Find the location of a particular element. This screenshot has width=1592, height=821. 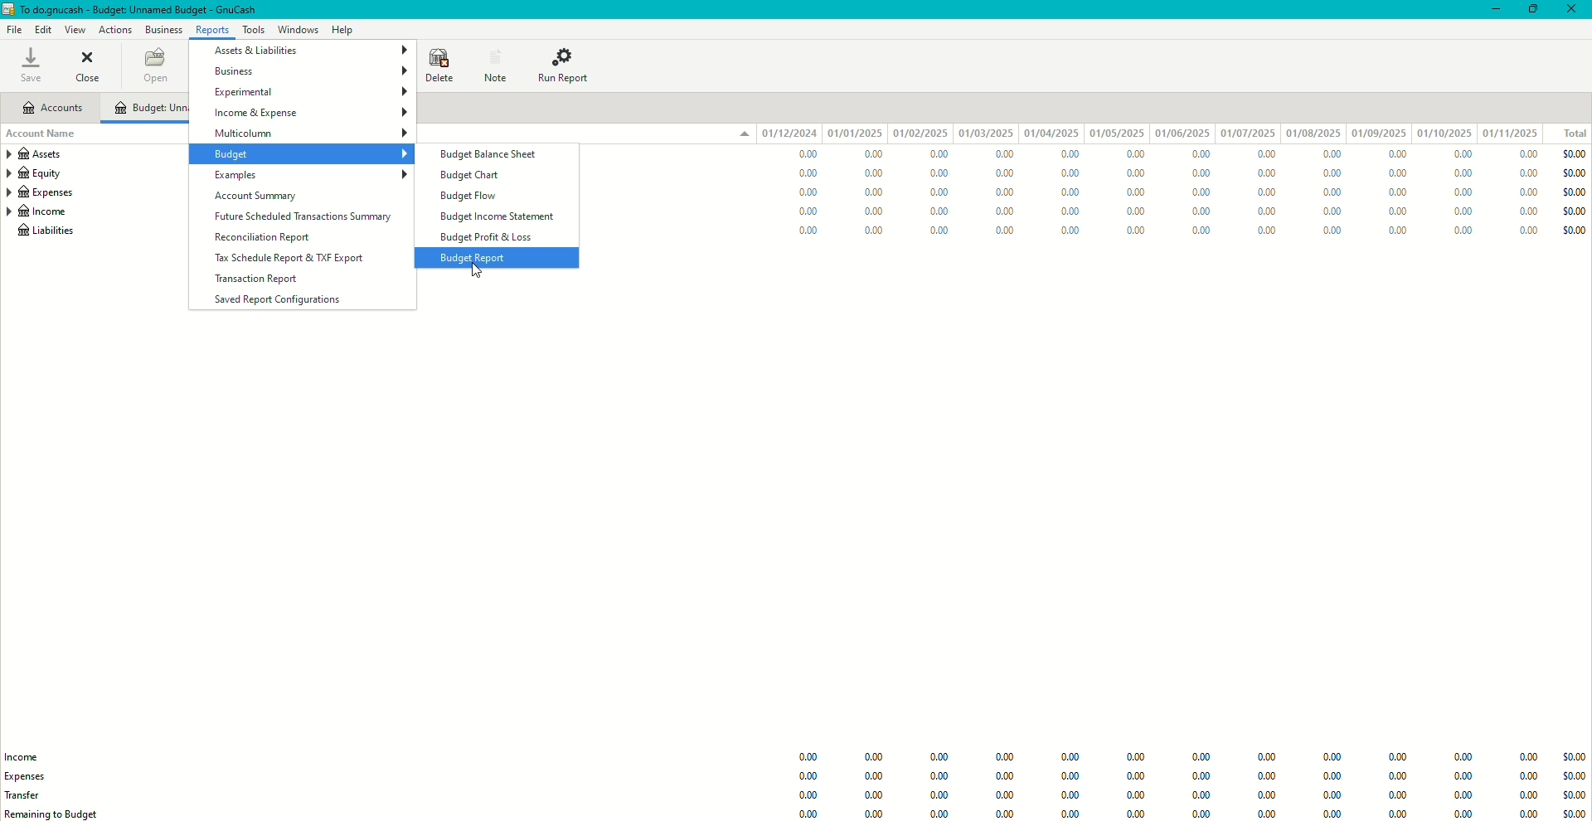

0.00 is located at coordinates (1332, 776).